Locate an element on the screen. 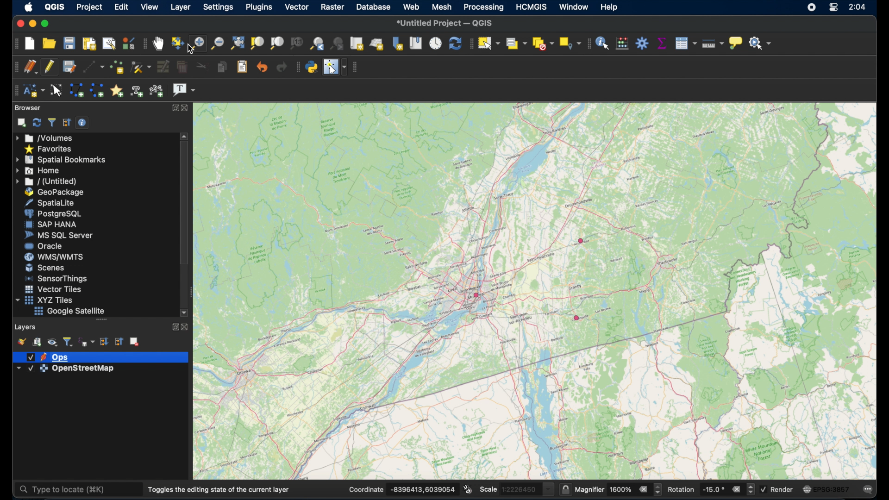 The width and height of the screenshot is (889, 500). new project is located at coordinates (30, 44).